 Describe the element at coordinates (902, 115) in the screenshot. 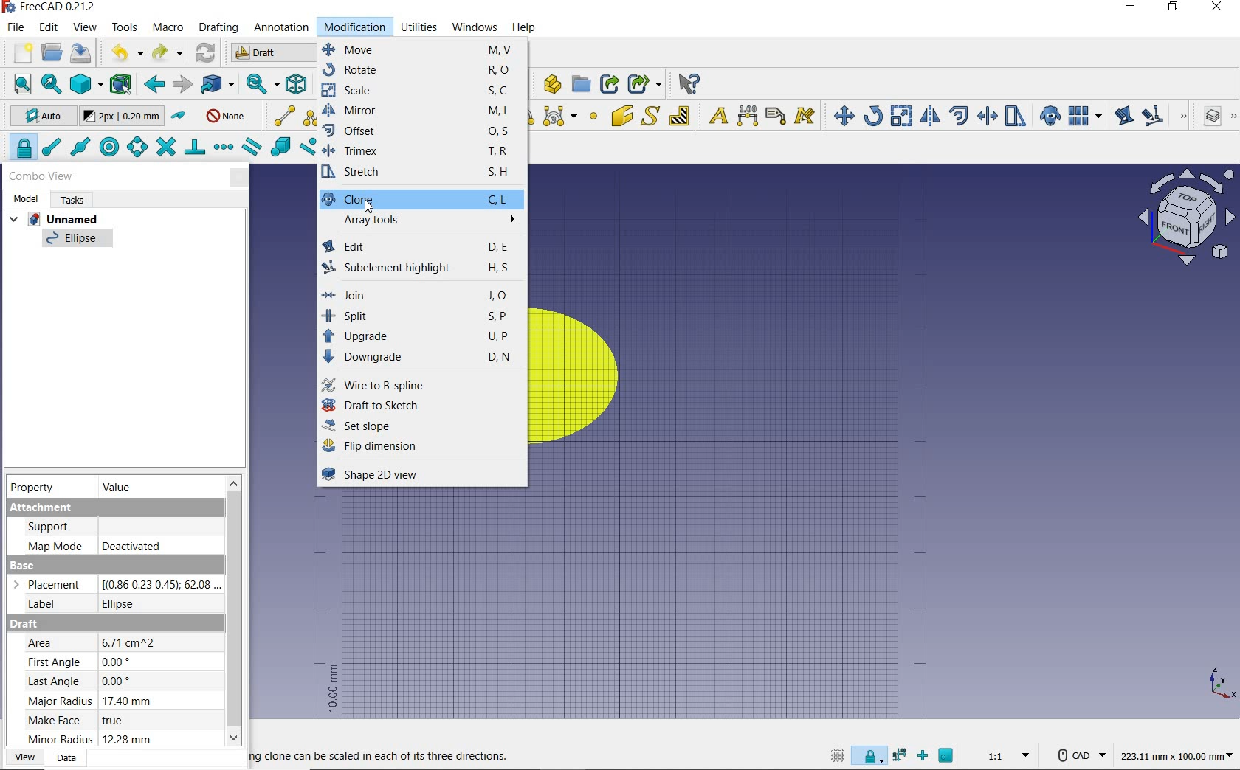

I see `scale` at that location.